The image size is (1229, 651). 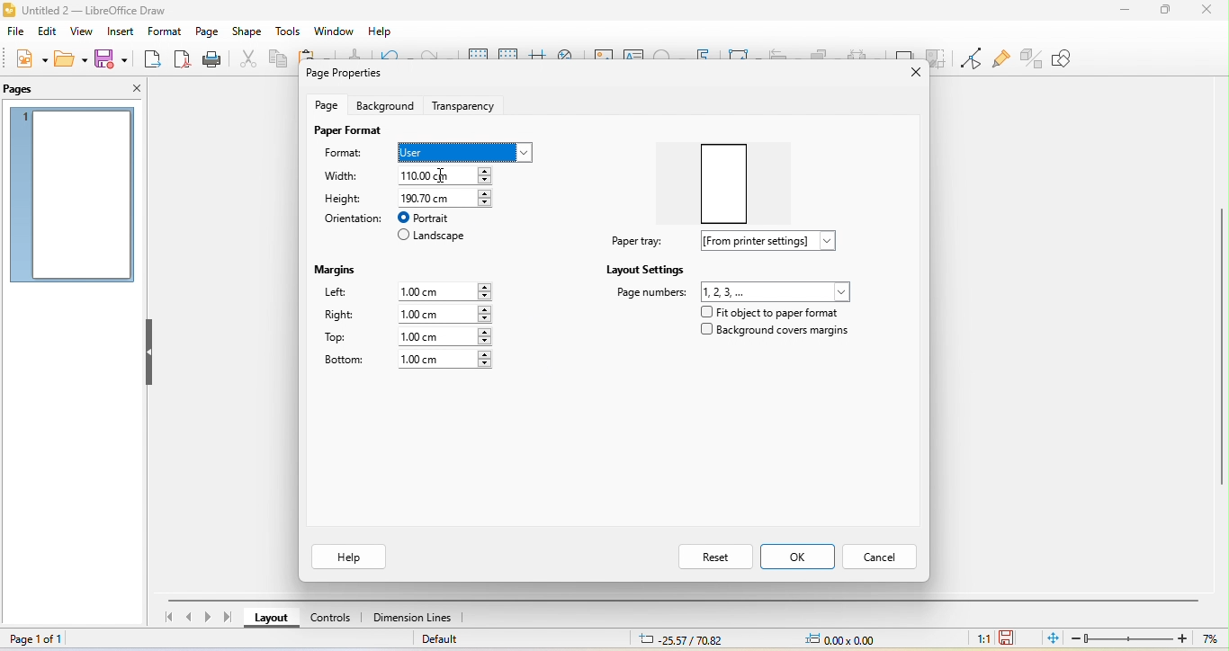 I want to click on 25.57/70.82, so click(x=681, y=639).